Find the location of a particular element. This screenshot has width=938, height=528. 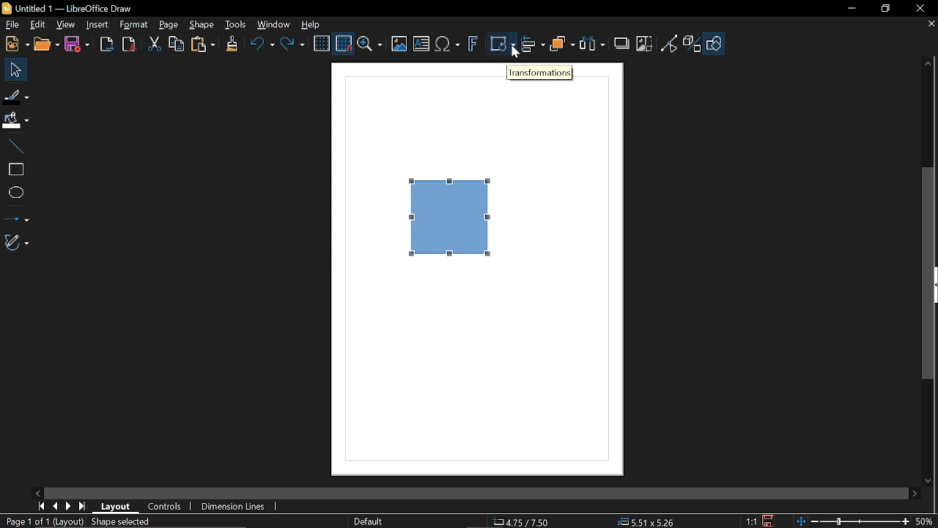

Previous page is located at coordinates (55, 505).